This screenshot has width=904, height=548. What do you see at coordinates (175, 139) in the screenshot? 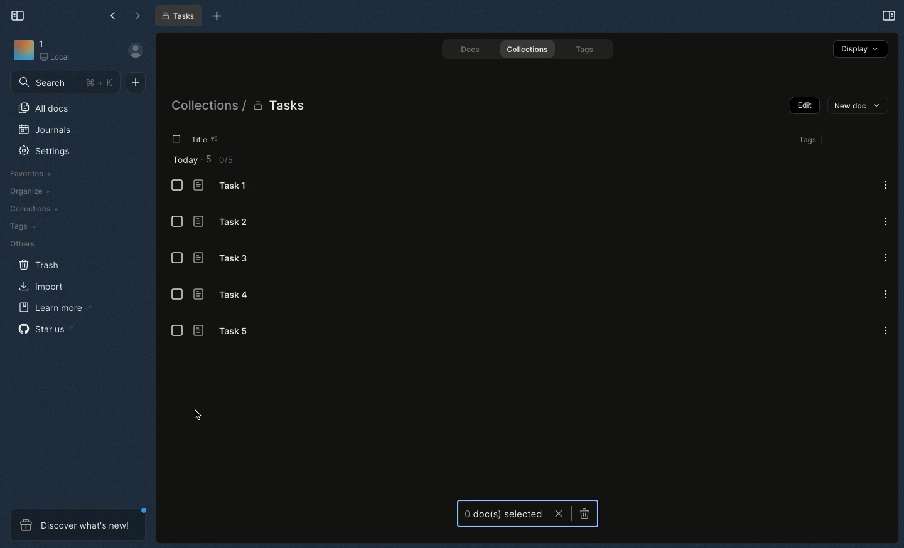
I see `List view opened` at bounding box center [175, 139].